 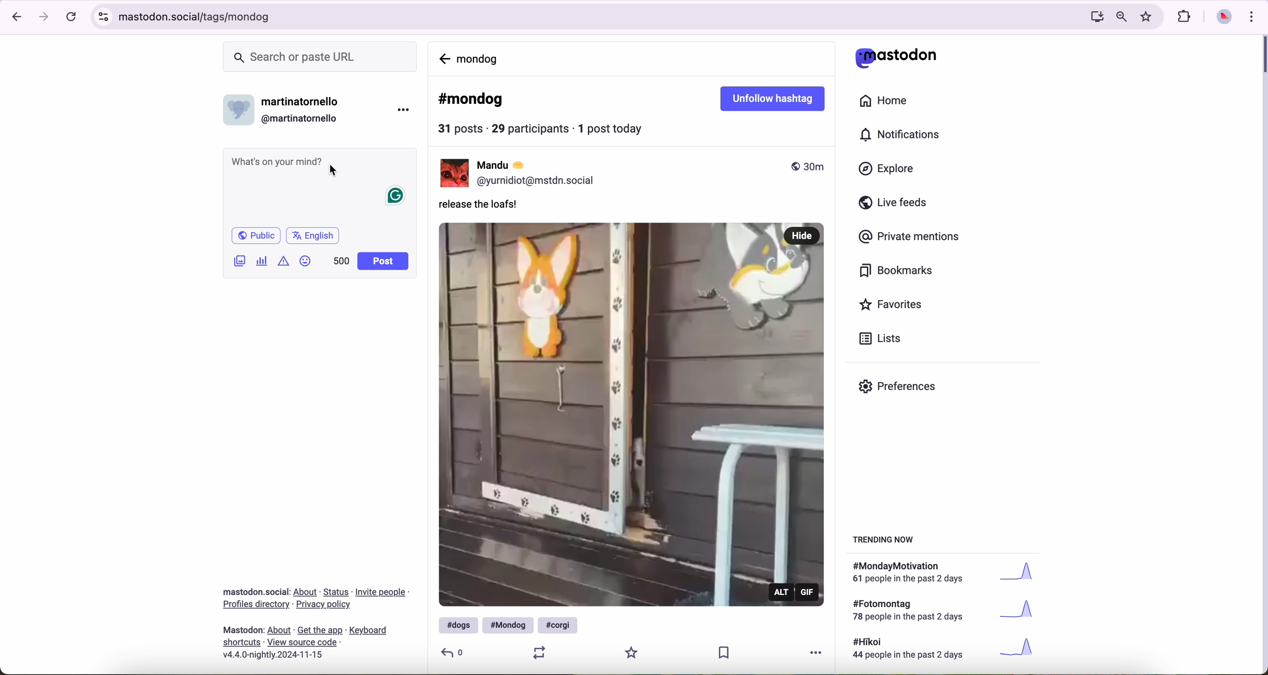 I want to click on link, so click(x=256, y=605).